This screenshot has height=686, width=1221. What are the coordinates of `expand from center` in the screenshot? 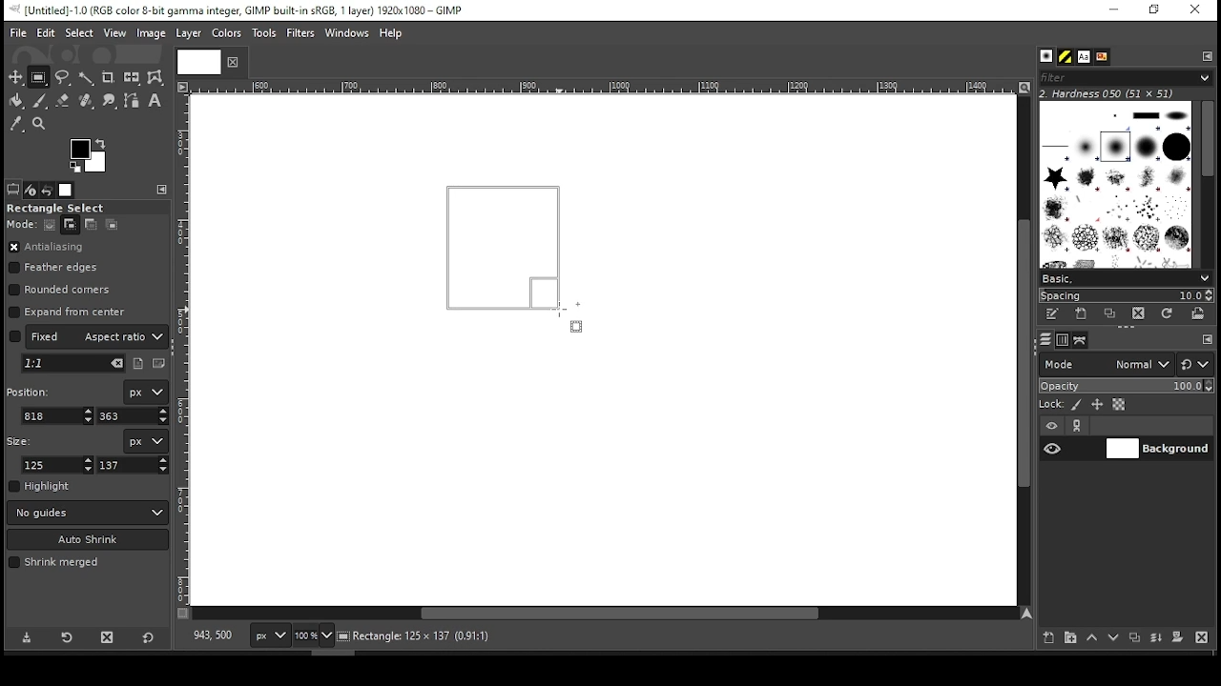 It's located at (68, 310).